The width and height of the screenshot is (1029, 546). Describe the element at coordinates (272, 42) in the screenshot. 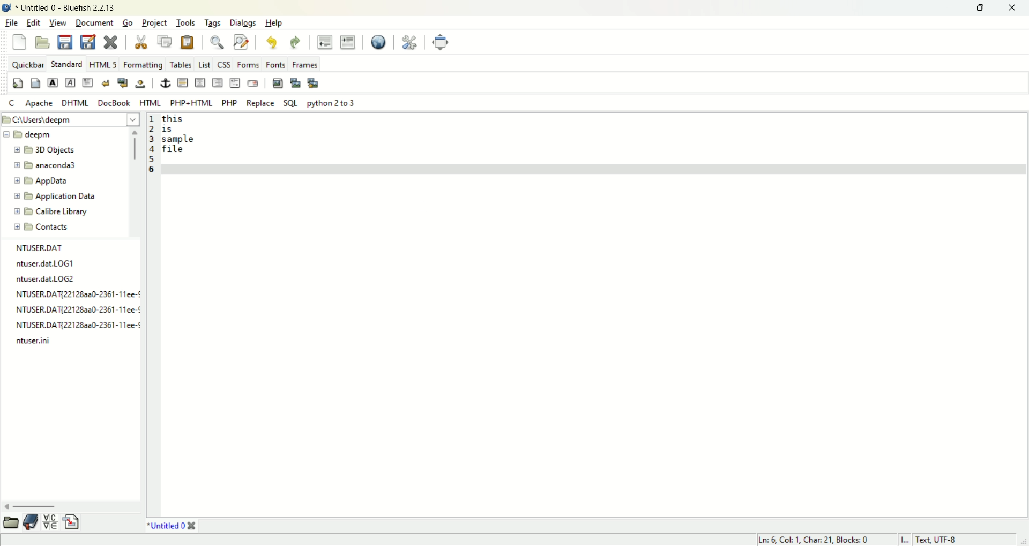

I see `undo` at that location.